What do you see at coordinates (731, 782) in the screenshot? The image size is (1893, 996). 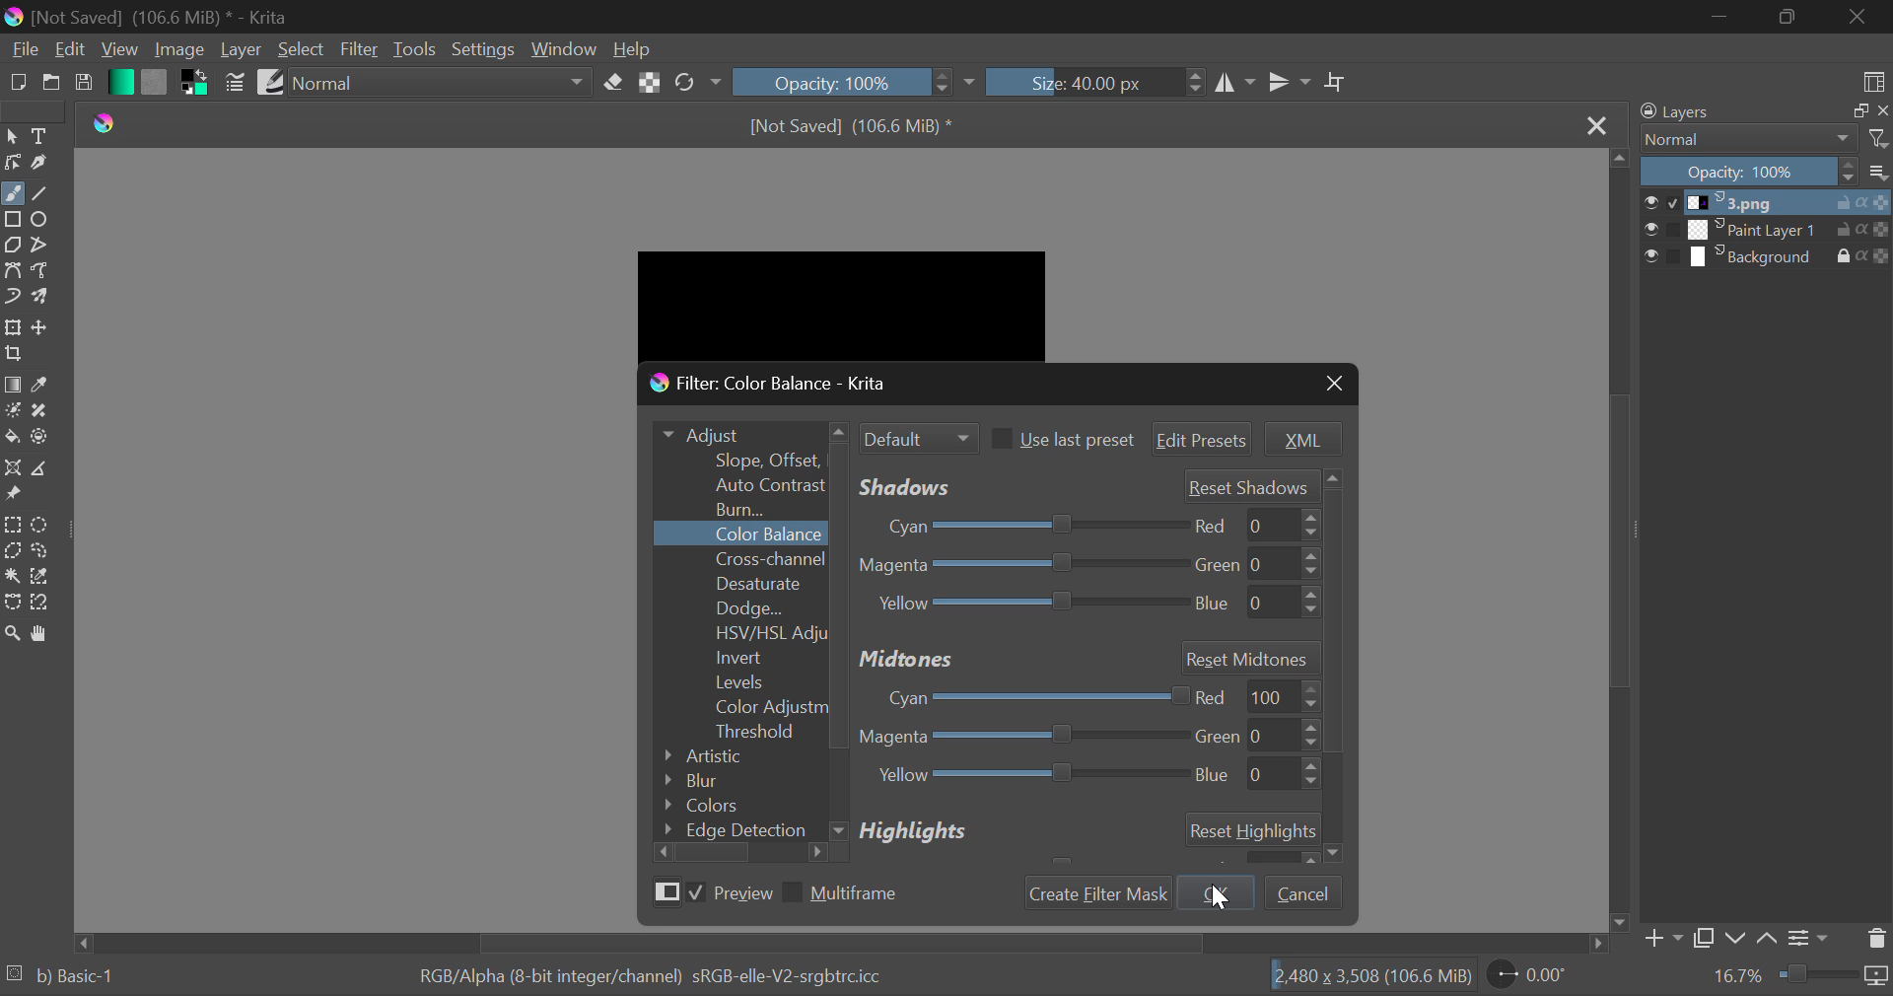 I see `Blur` at bounding box center [731, 782].